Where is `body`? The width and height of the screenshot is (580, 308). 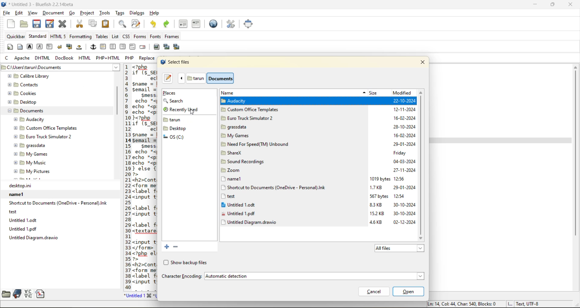 body is located at coordinates (20, 48).